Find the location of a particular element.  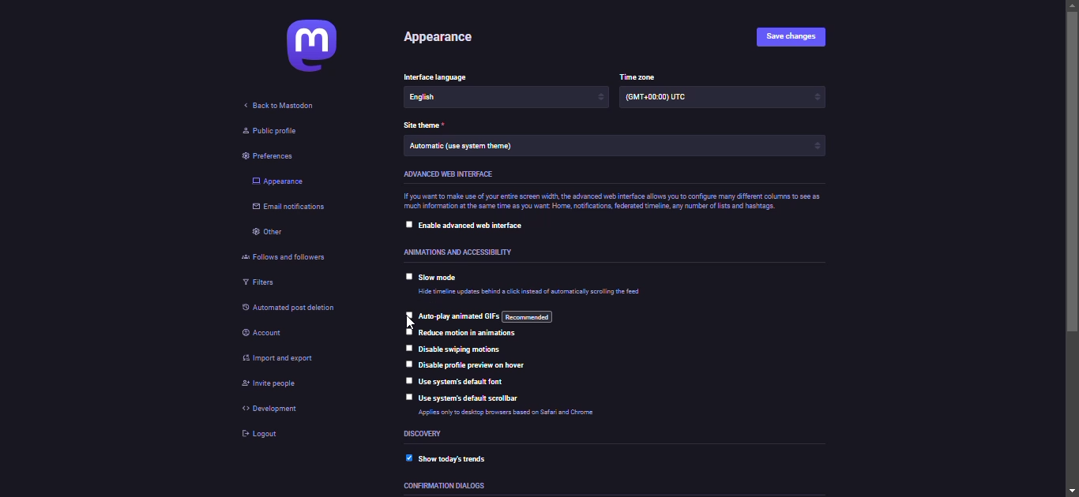

use system's default scrollbar is located at coordinates (464, 398).